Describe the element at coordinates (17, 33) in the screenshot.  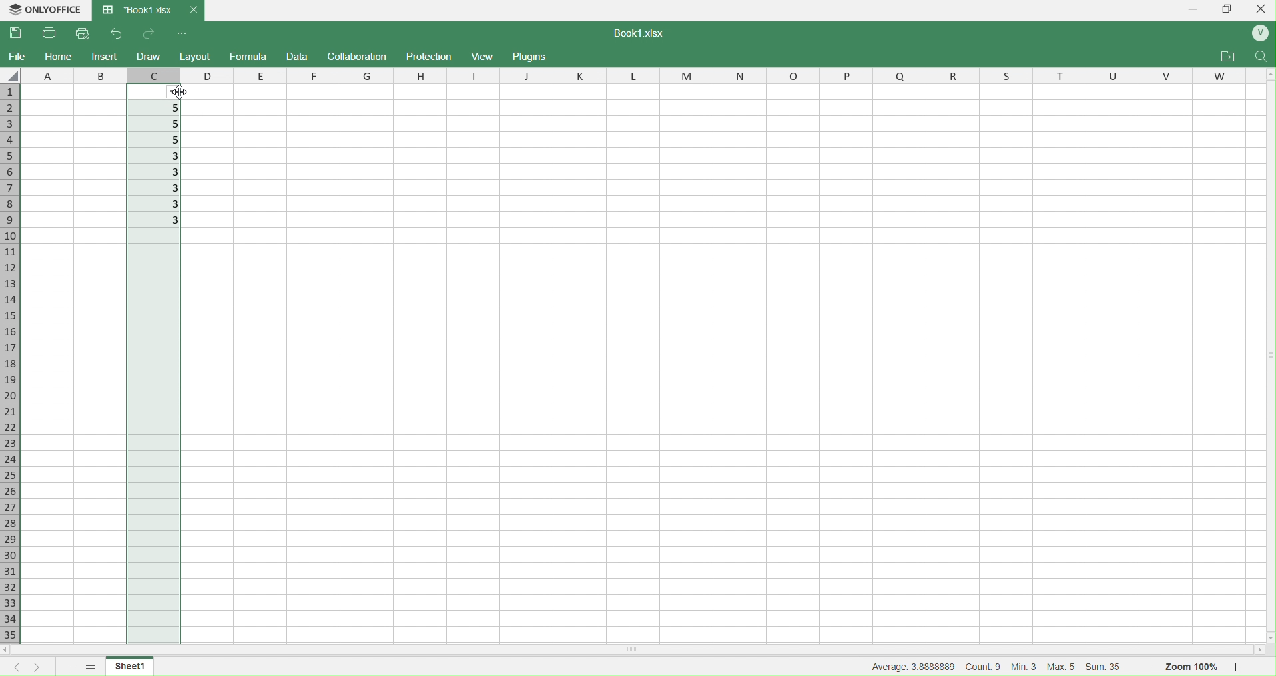
I see `Save` at that location.